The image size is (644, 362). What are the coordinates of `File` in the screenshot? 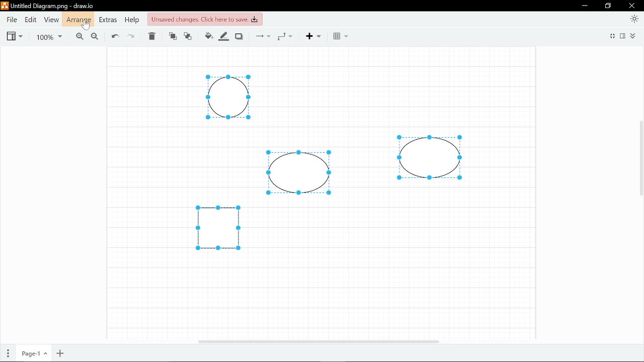 It's located at (12, 20).